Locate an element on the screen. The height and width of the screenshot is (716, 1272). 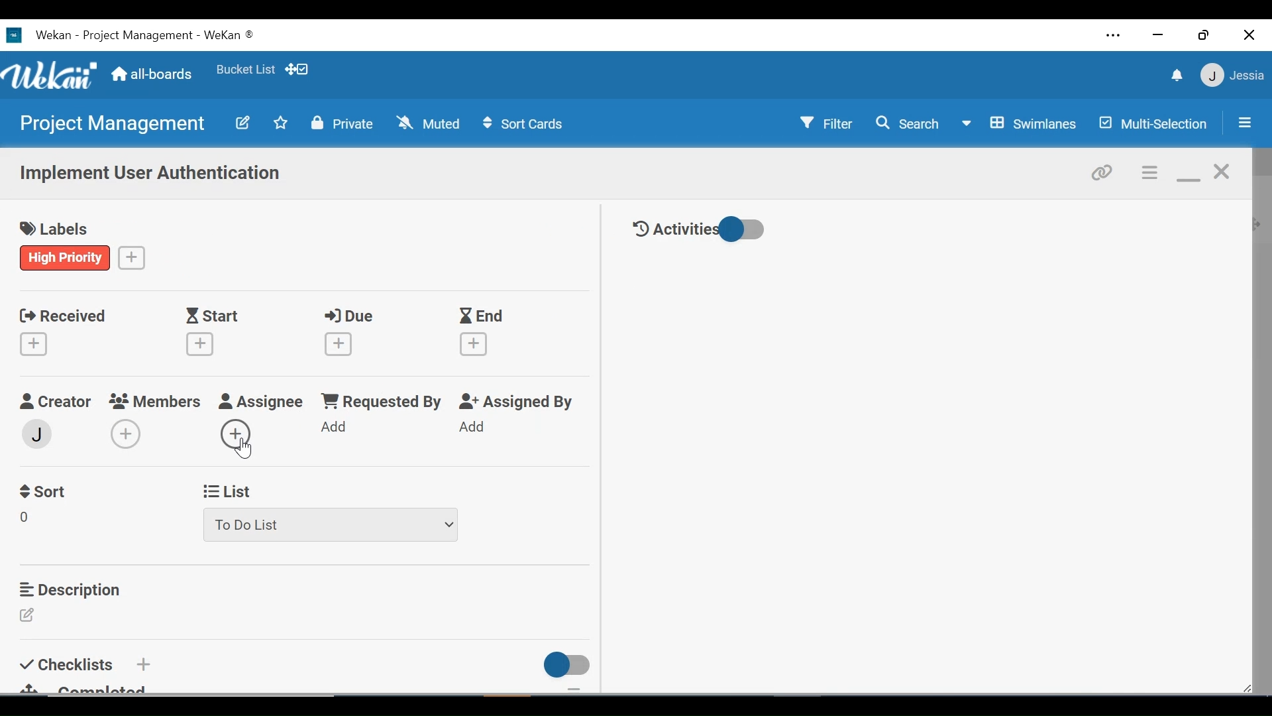
Private is located at coordinates (343, 123).